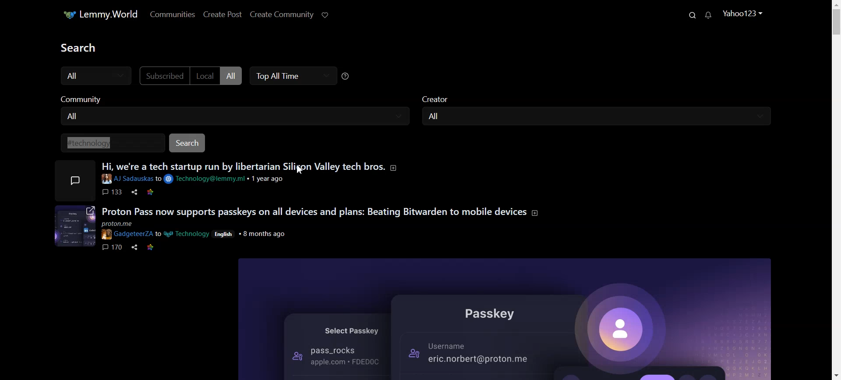 This screenshot has width=841, height=380. What do you see at coordinates (188, 143) in the screenshot?
I see `Search` at bounding box center [188, 143].